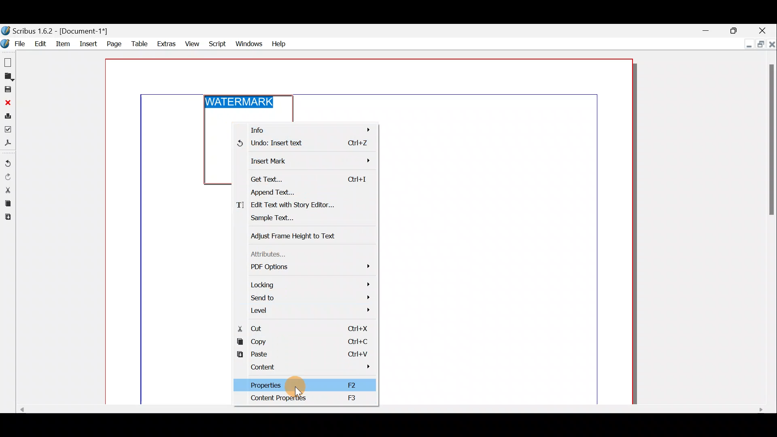  I want to click on Help, so click(278, 42).